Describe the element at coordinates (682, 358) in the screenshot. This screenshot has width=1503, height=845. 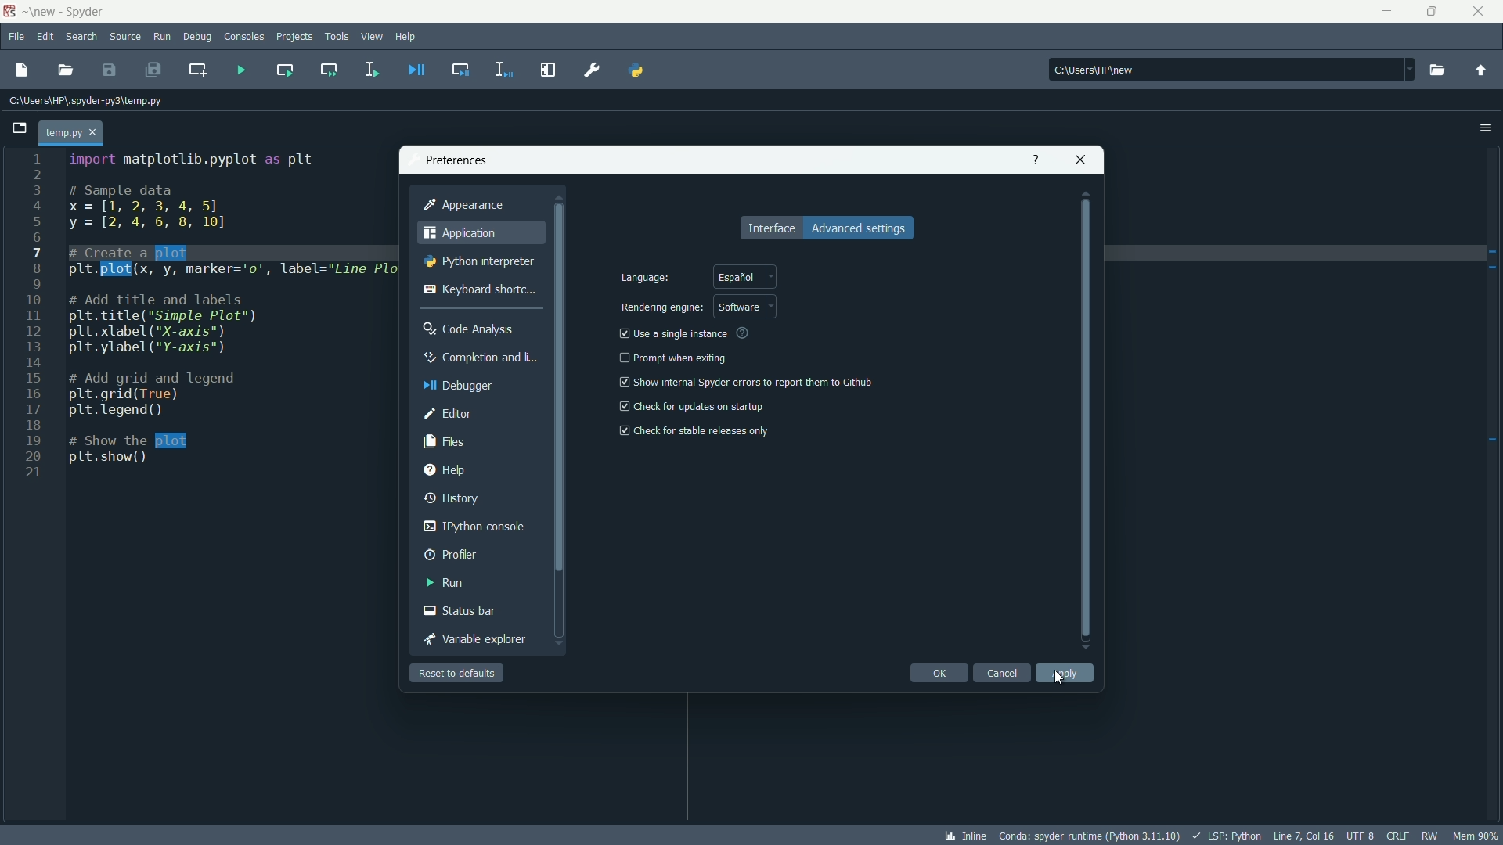
I see `prompt when exiting` at that location.